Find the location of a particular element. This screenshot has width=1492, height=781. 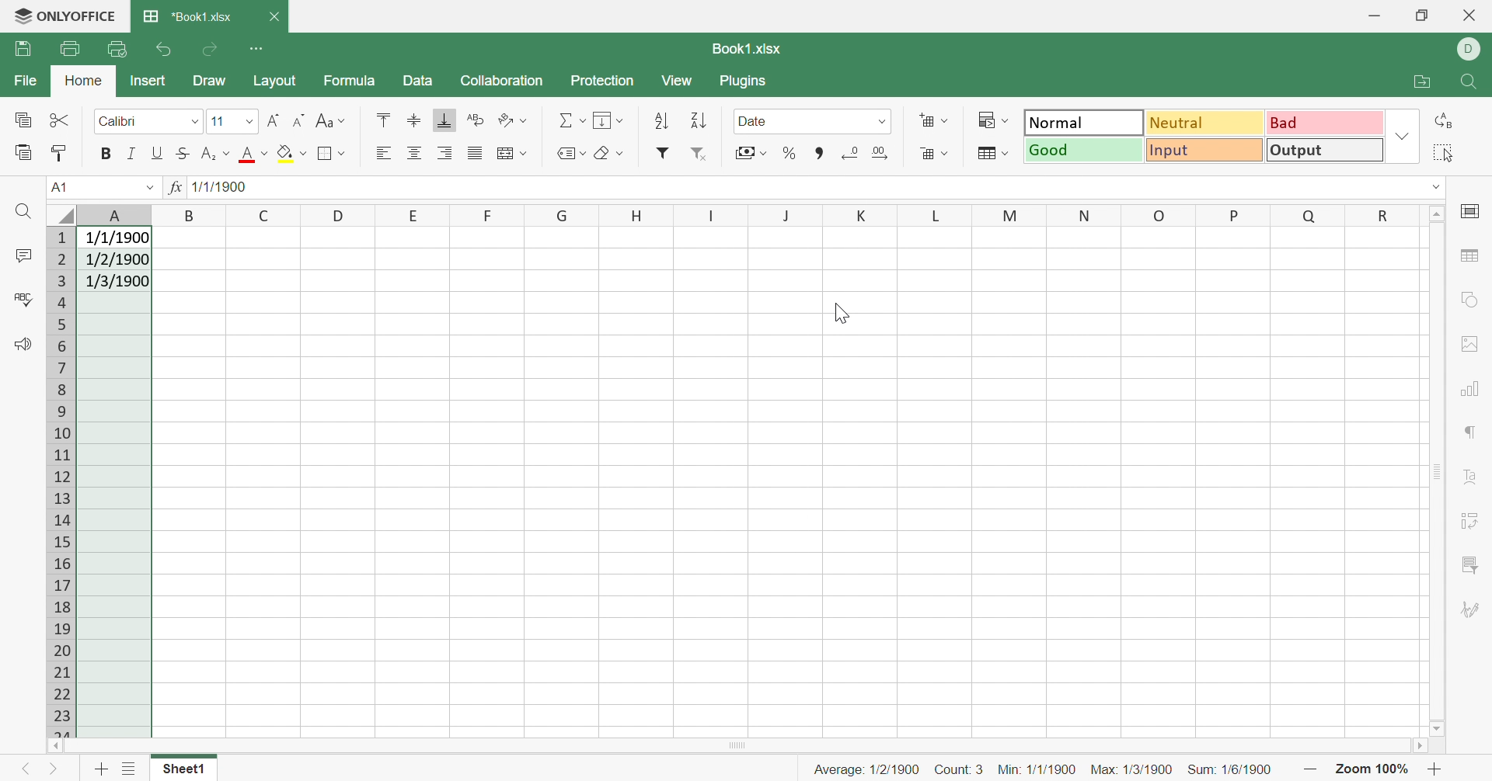

Slicer settings is located at coordinates (1473, 564).